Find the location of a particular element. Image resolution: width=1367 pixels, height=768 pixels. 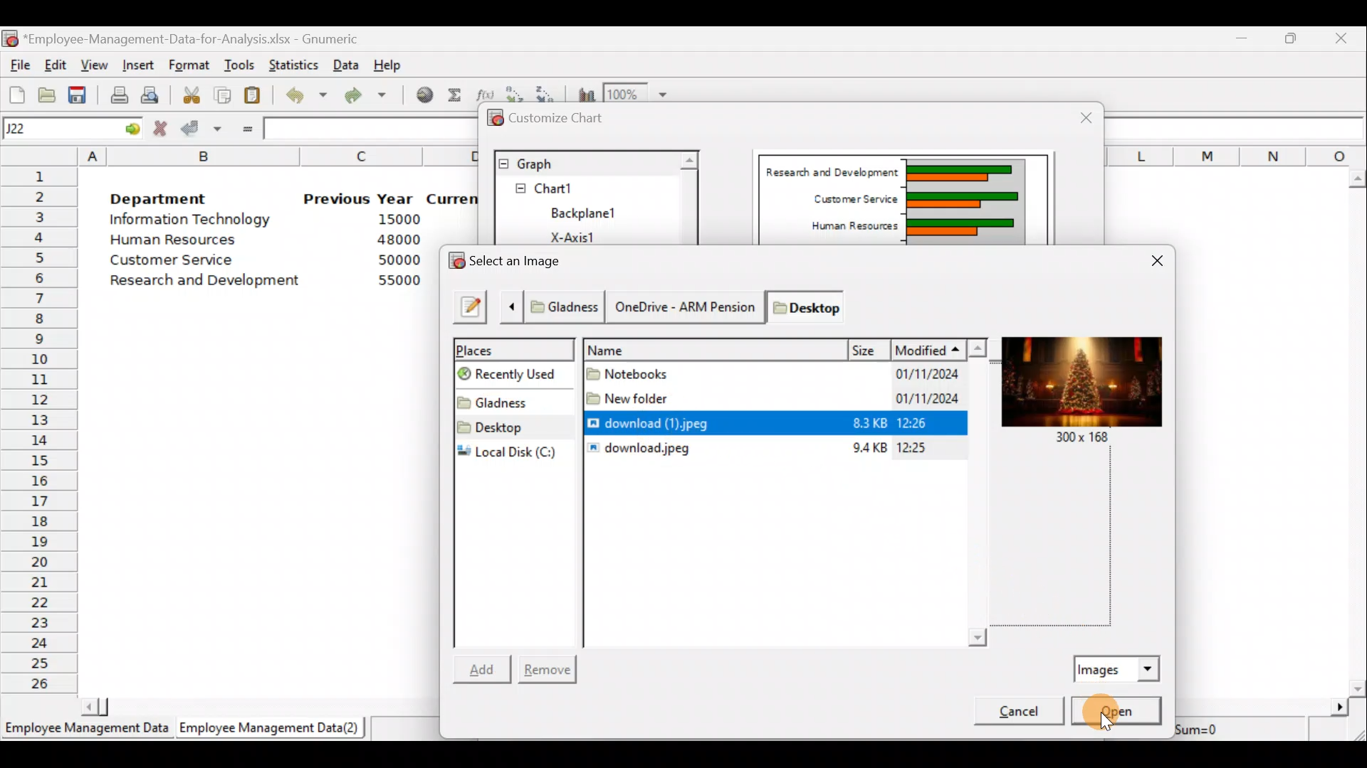

Recently used is located at coordinates (518, 375).